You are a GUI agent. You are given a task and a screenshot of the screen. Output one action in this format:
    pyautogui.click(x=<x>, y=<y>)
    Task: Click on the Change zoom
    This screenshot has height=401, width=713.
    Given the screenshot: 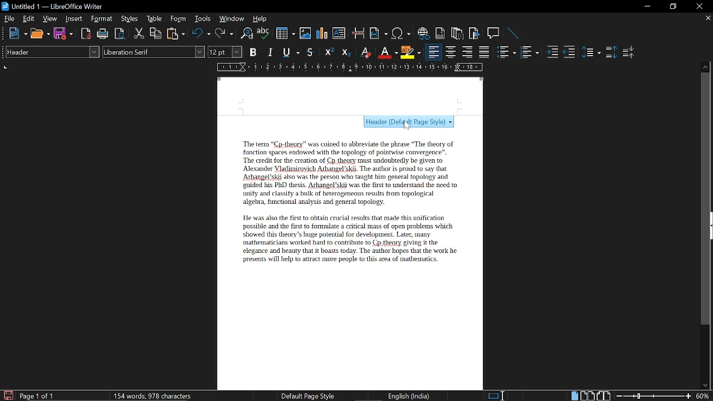 What is the action you would take?
    pyautogui.click(x=654, y=396)
    